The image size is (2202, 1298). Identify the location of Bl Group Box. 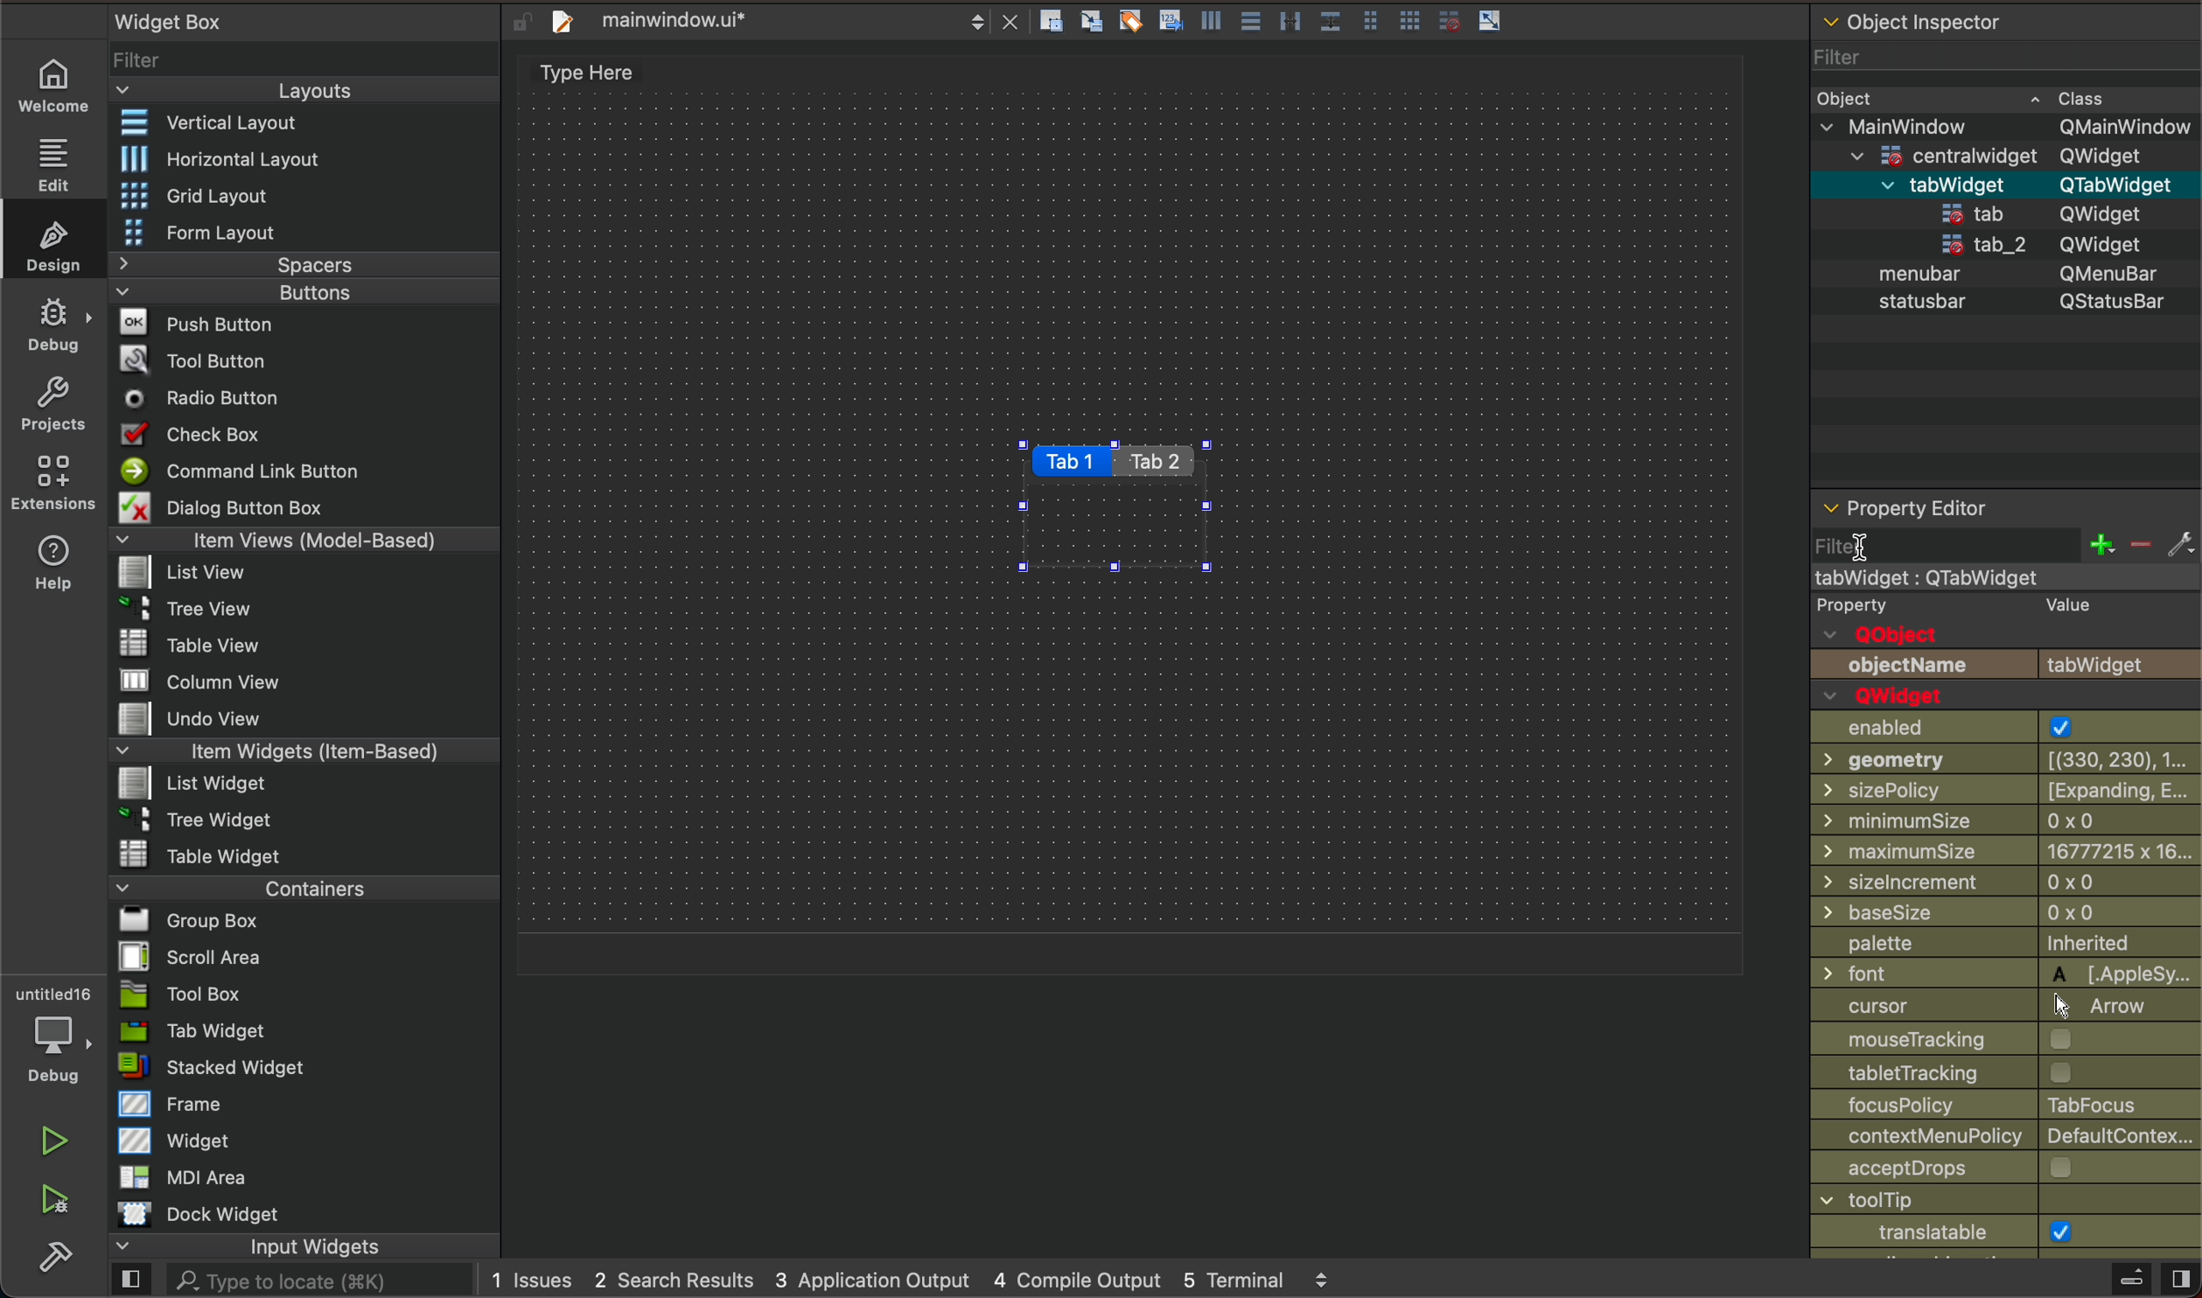
(189, 916).